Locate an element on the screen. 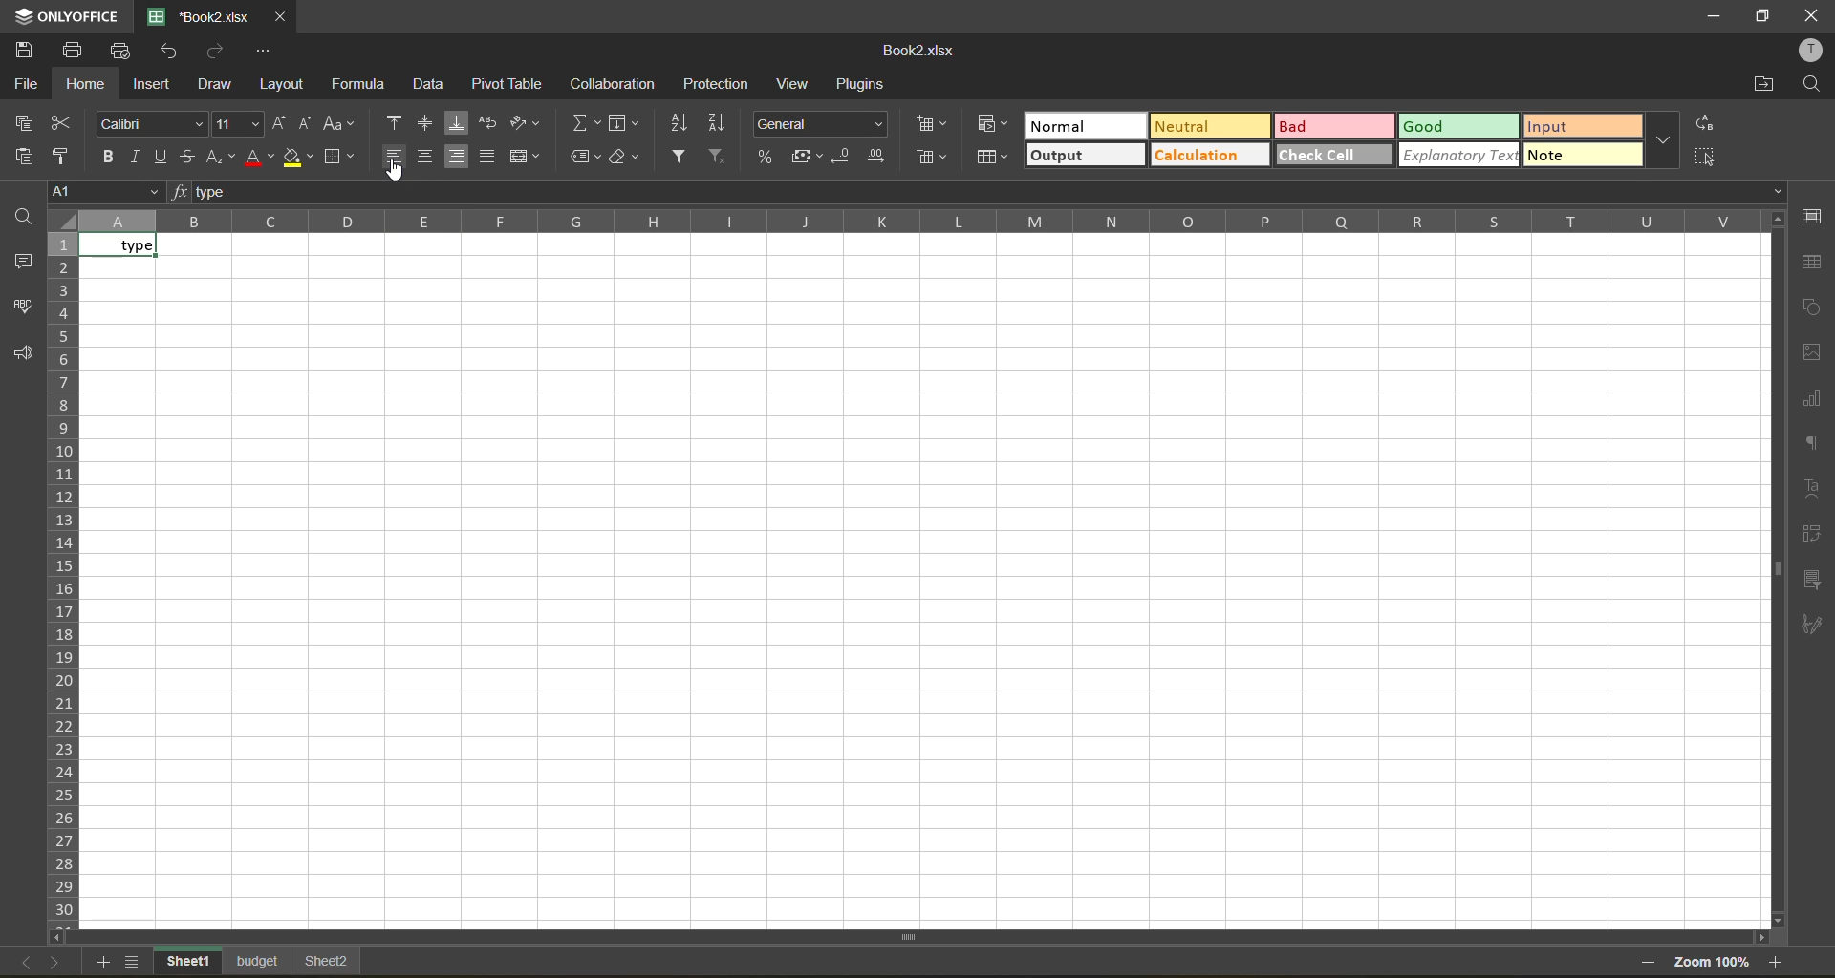 This screenshot has width=1835, height=978. feedback is located at coordinates (21, 356).